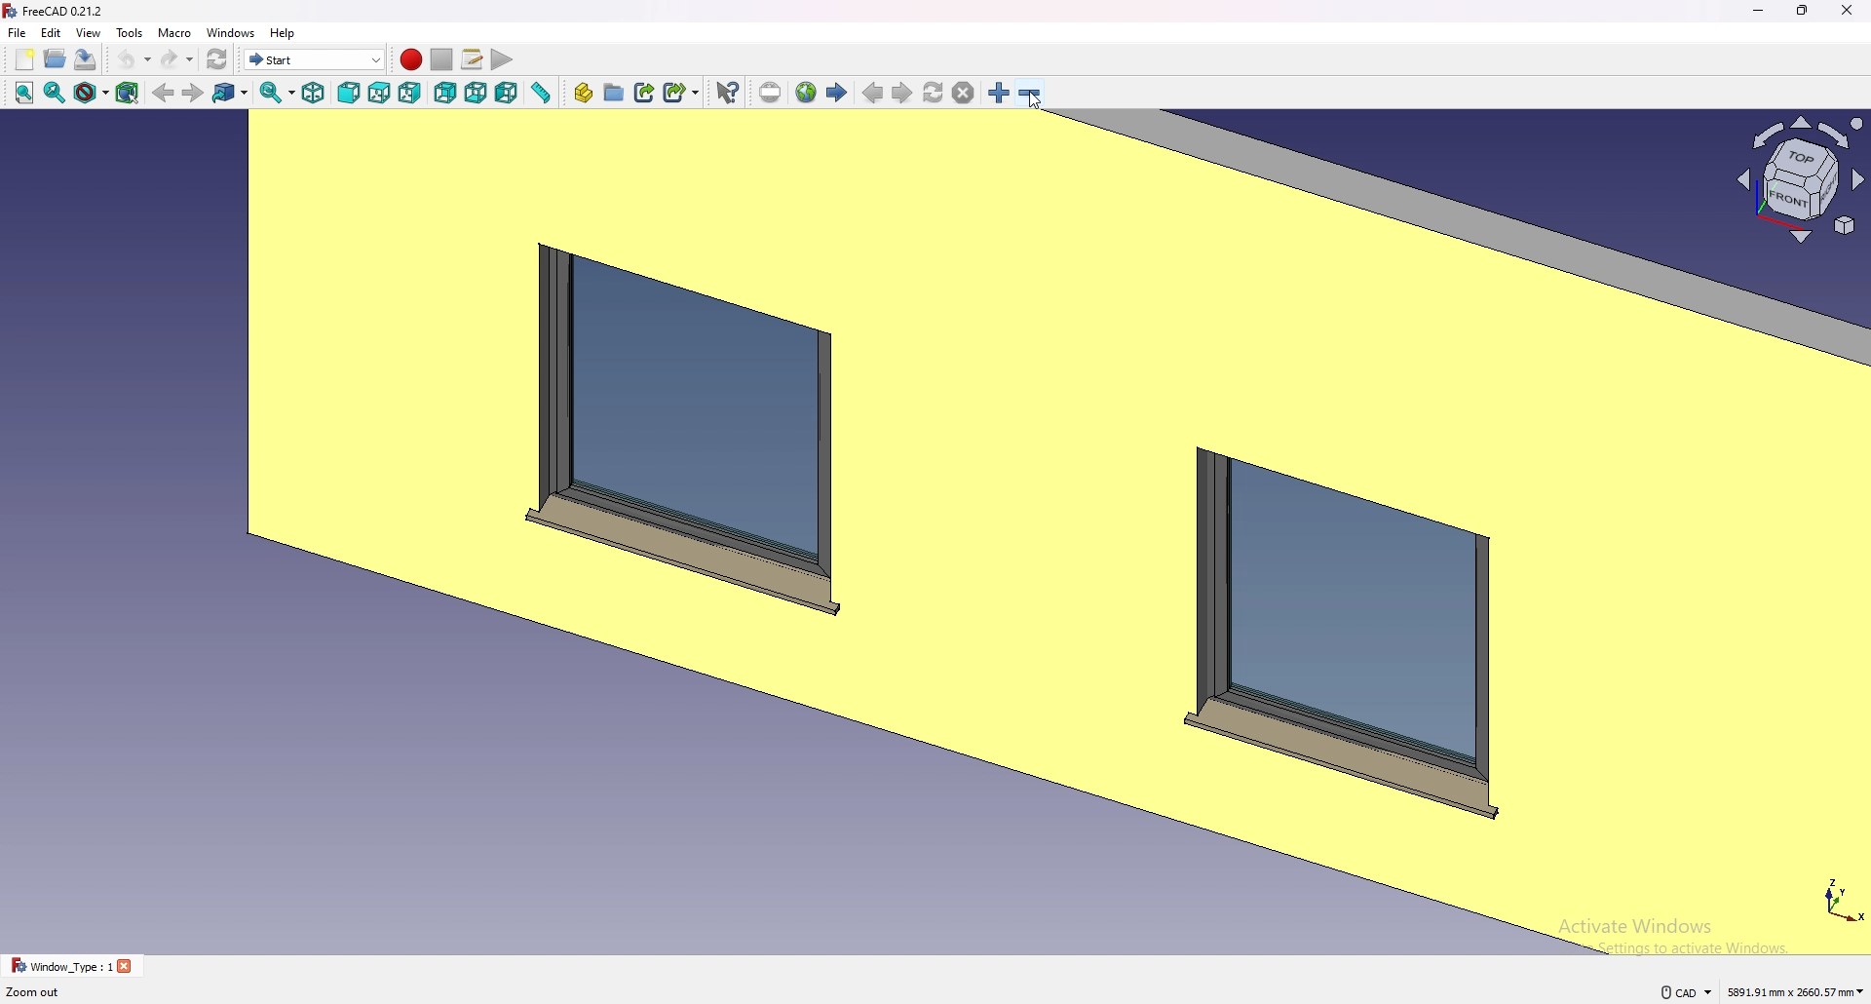 This screenshot has width=1871, height=1004. What do you see at coordinates (18, 32) in the screenshot?
I see `file` at bounding box center [18, 32].